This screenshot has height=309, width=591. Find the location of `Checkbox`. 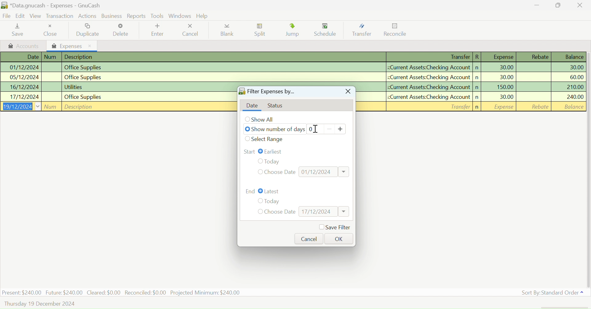

Checkbox is located at coordinates (247, 119).